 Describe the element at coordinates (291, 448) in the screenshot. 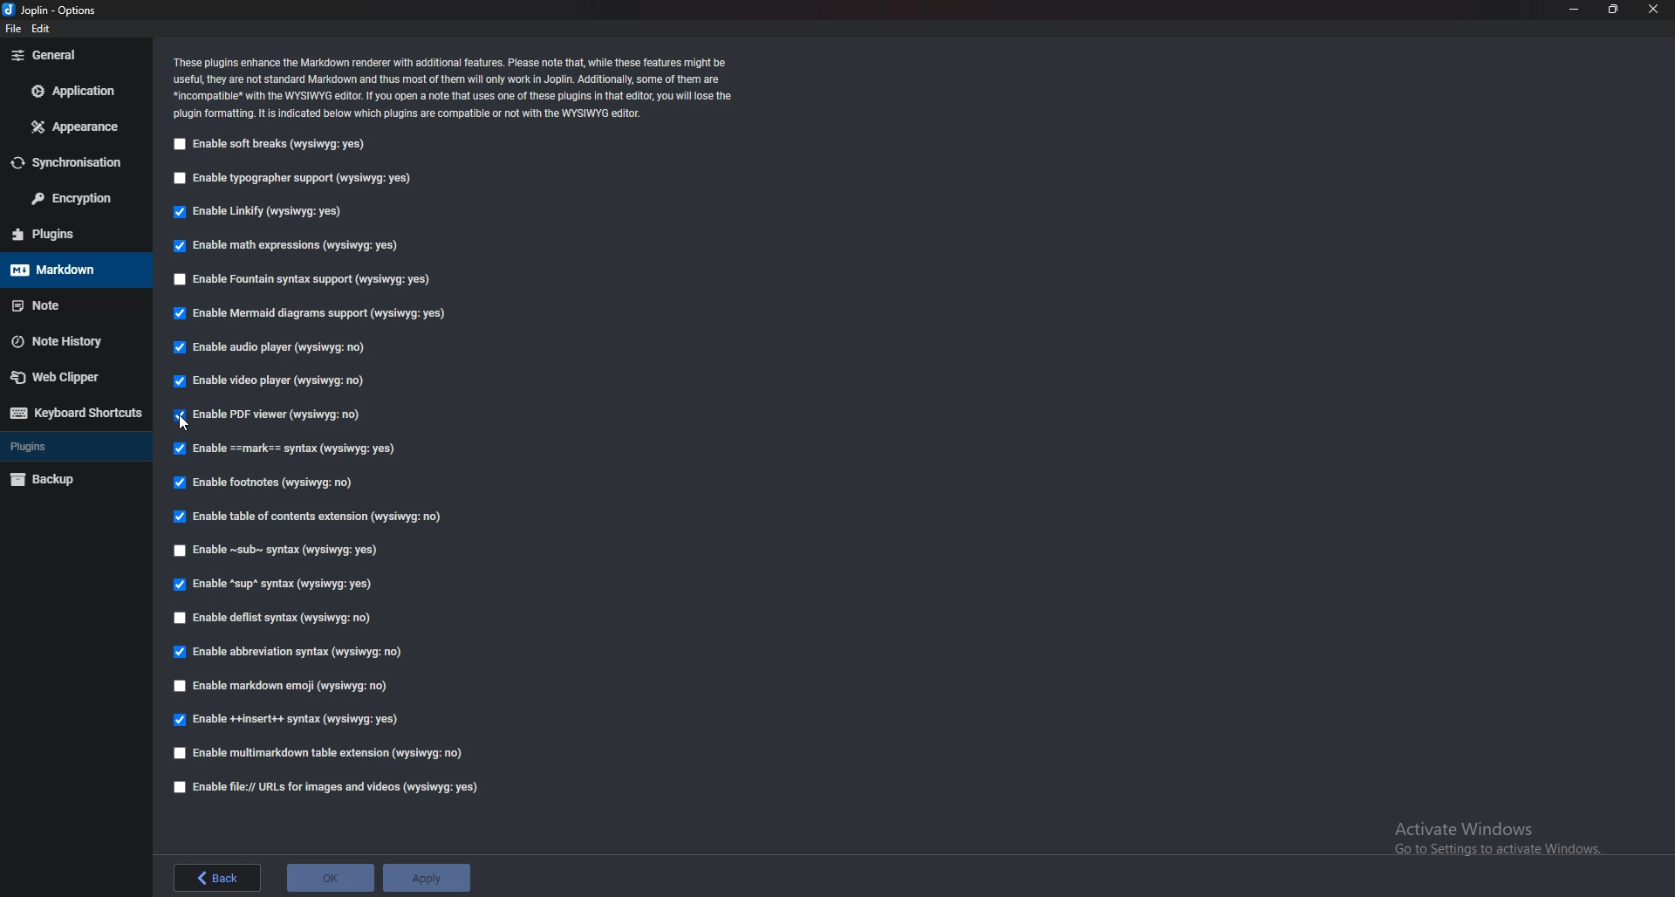

I see `Enable Mark Syntax` at that location.